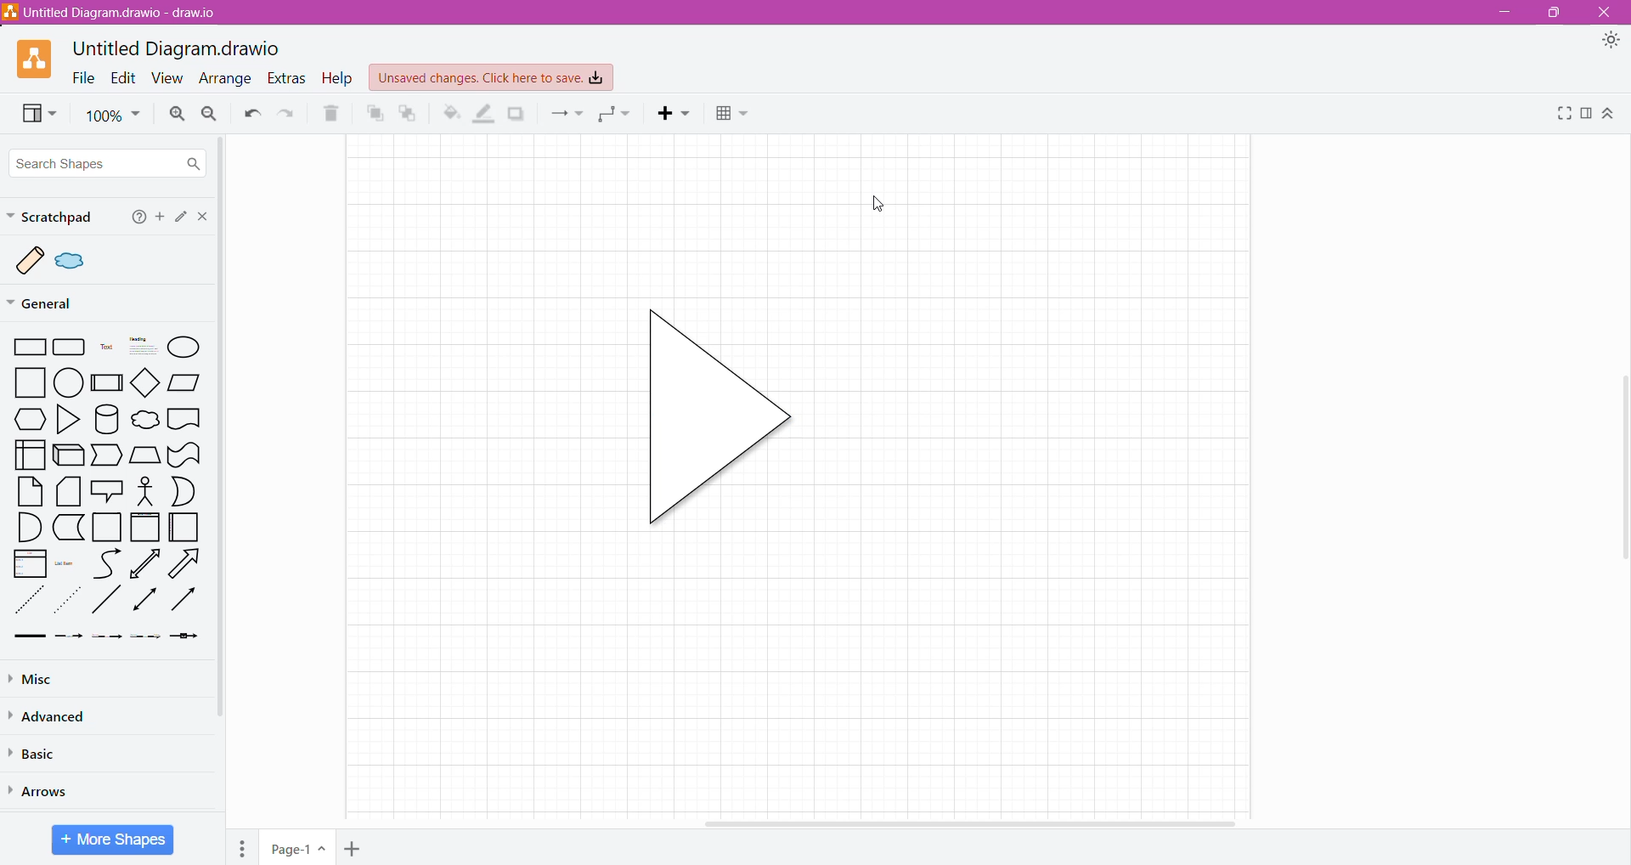  I want to click on Page Name, so click(296, 847).